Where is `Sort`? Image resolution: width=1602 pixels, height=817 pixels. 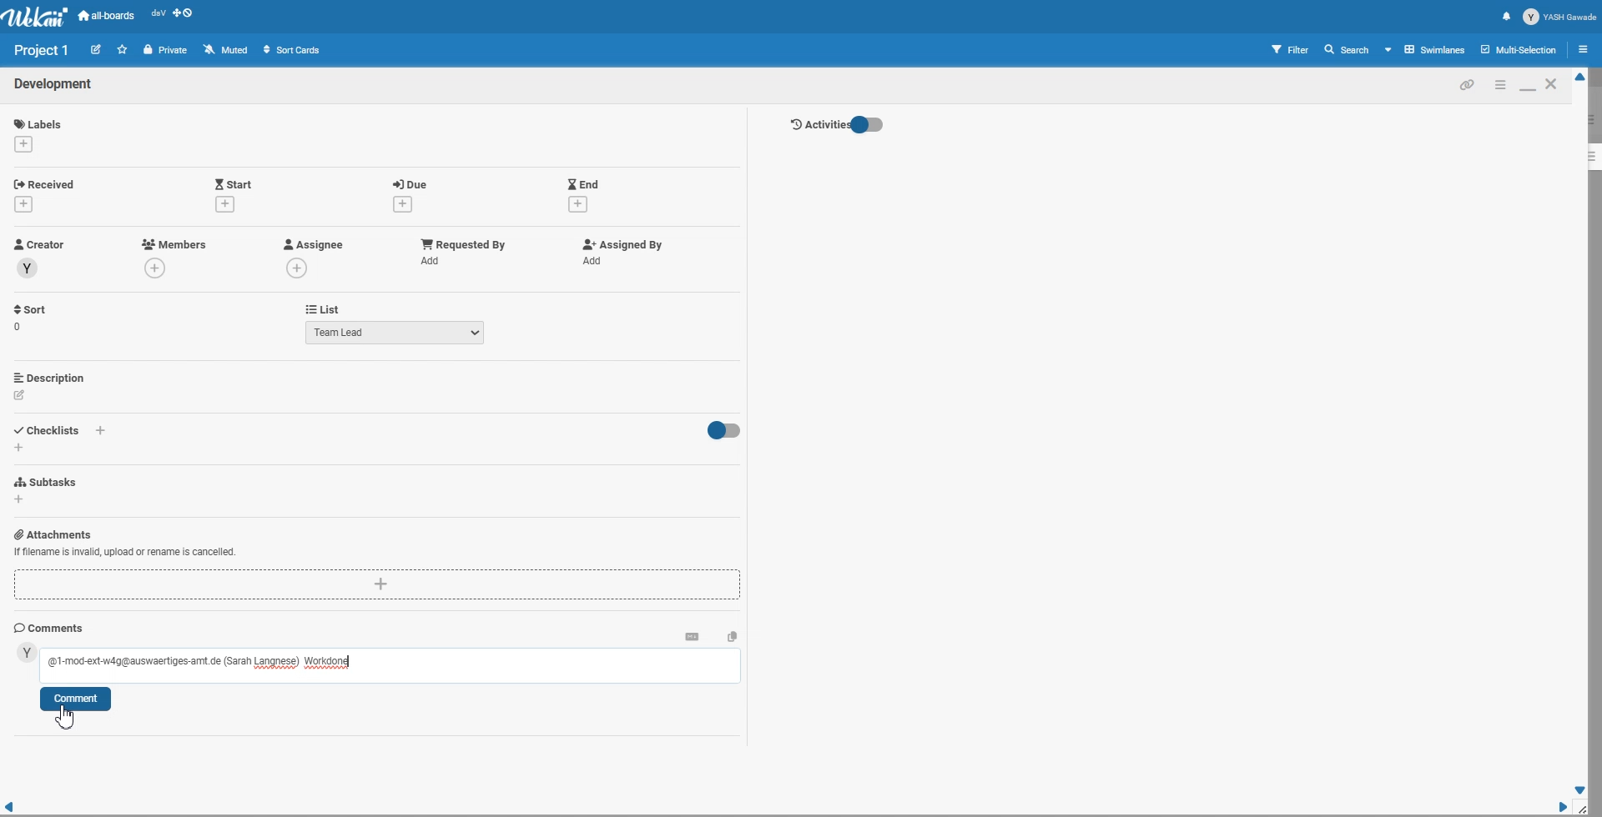
Sort is located at coordinates (32, 318).